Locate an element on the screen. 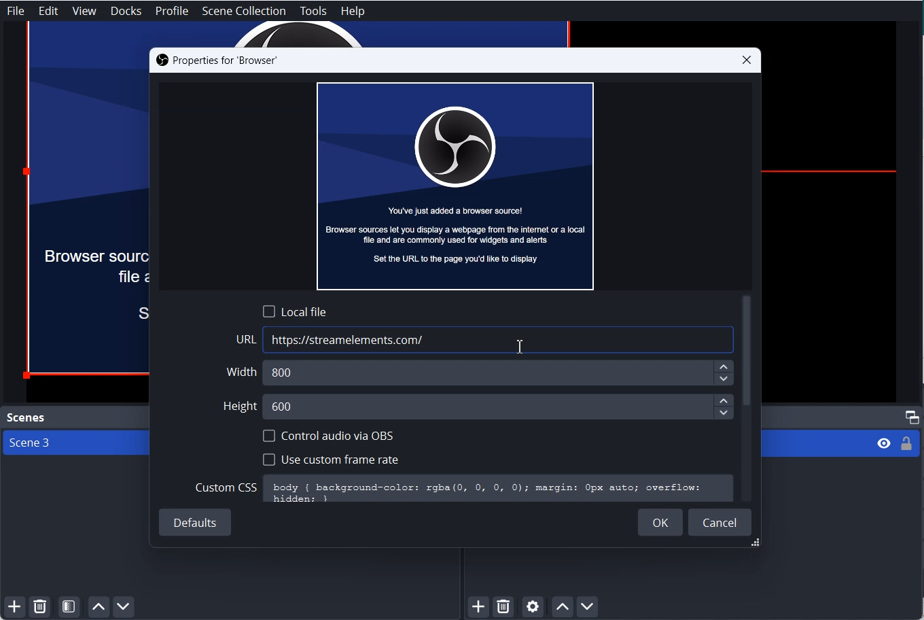 Image resolution: width=924 pixels, height=620 pixels. Move scene Down is located at coordinates (125, 607).